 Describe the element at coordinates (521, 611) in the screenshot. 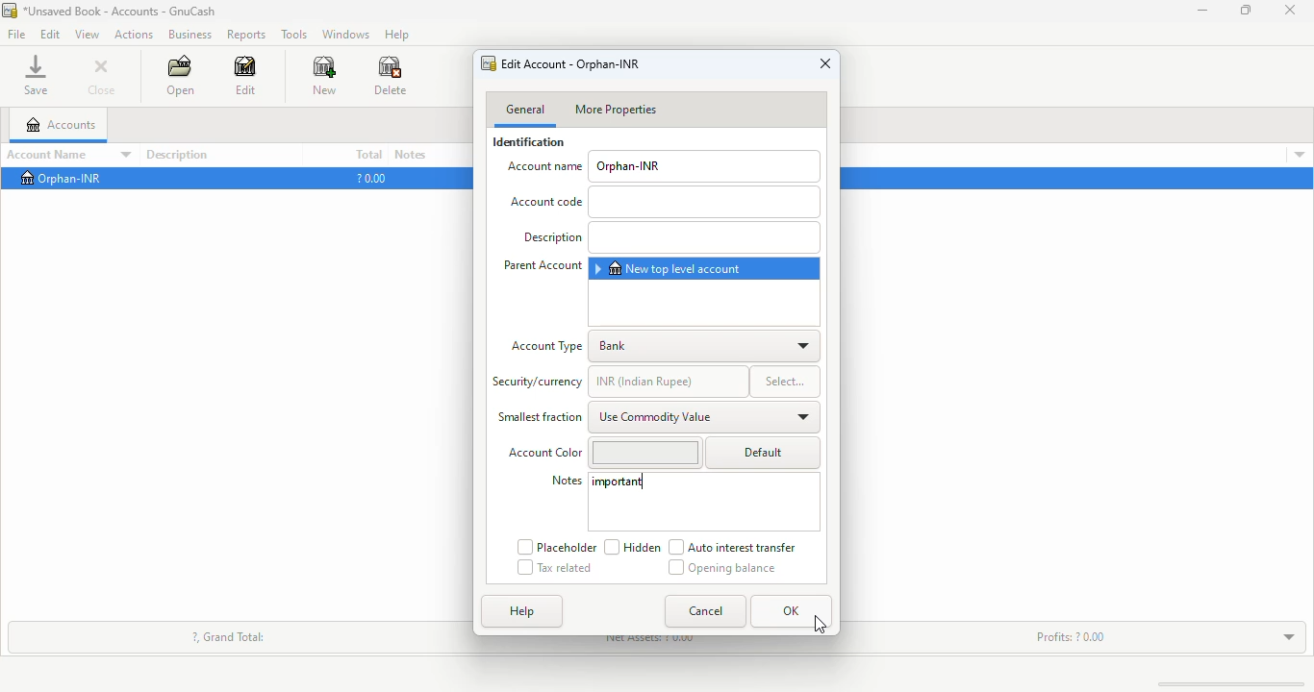

I see `help` at that location.